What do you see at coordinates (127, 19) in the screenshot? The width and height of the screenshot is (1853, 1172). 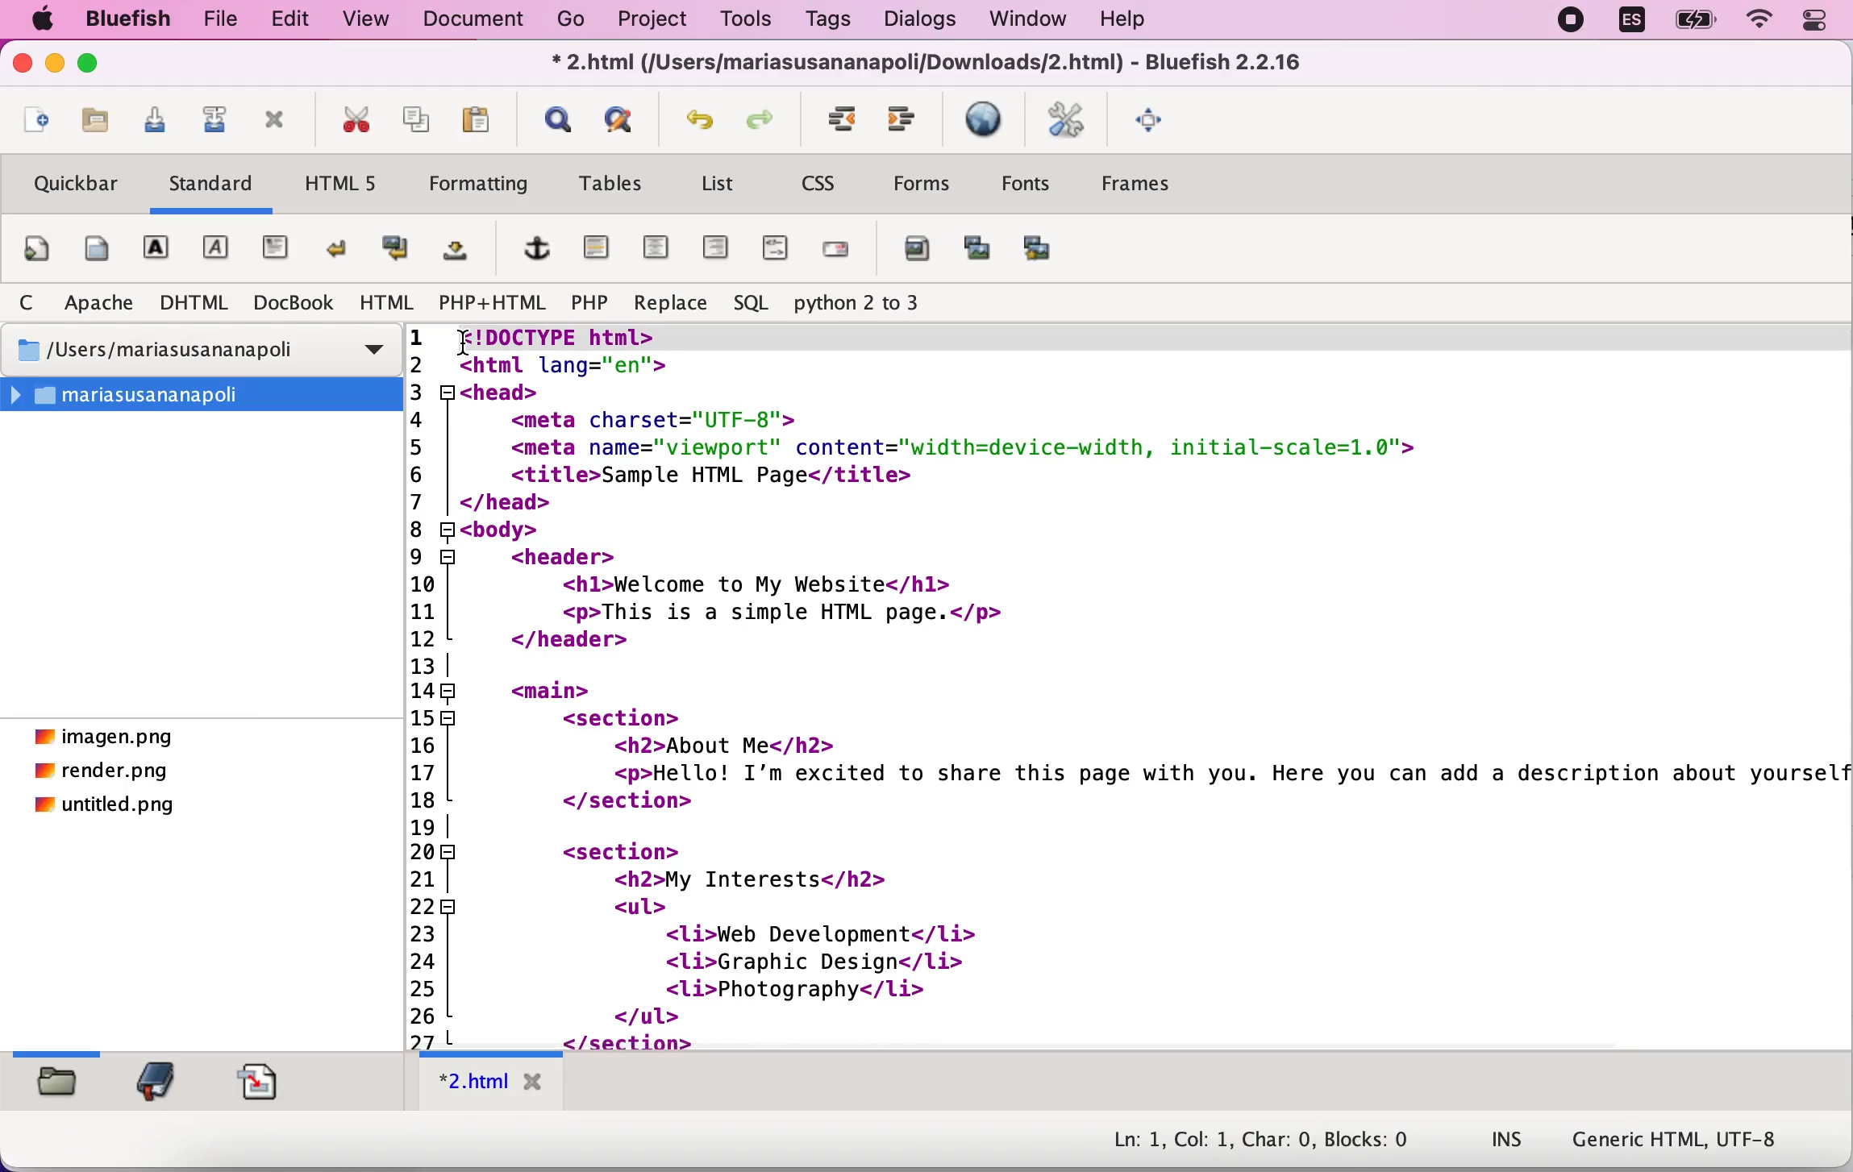 I see `bluefish` at bounding box center [127, 19].